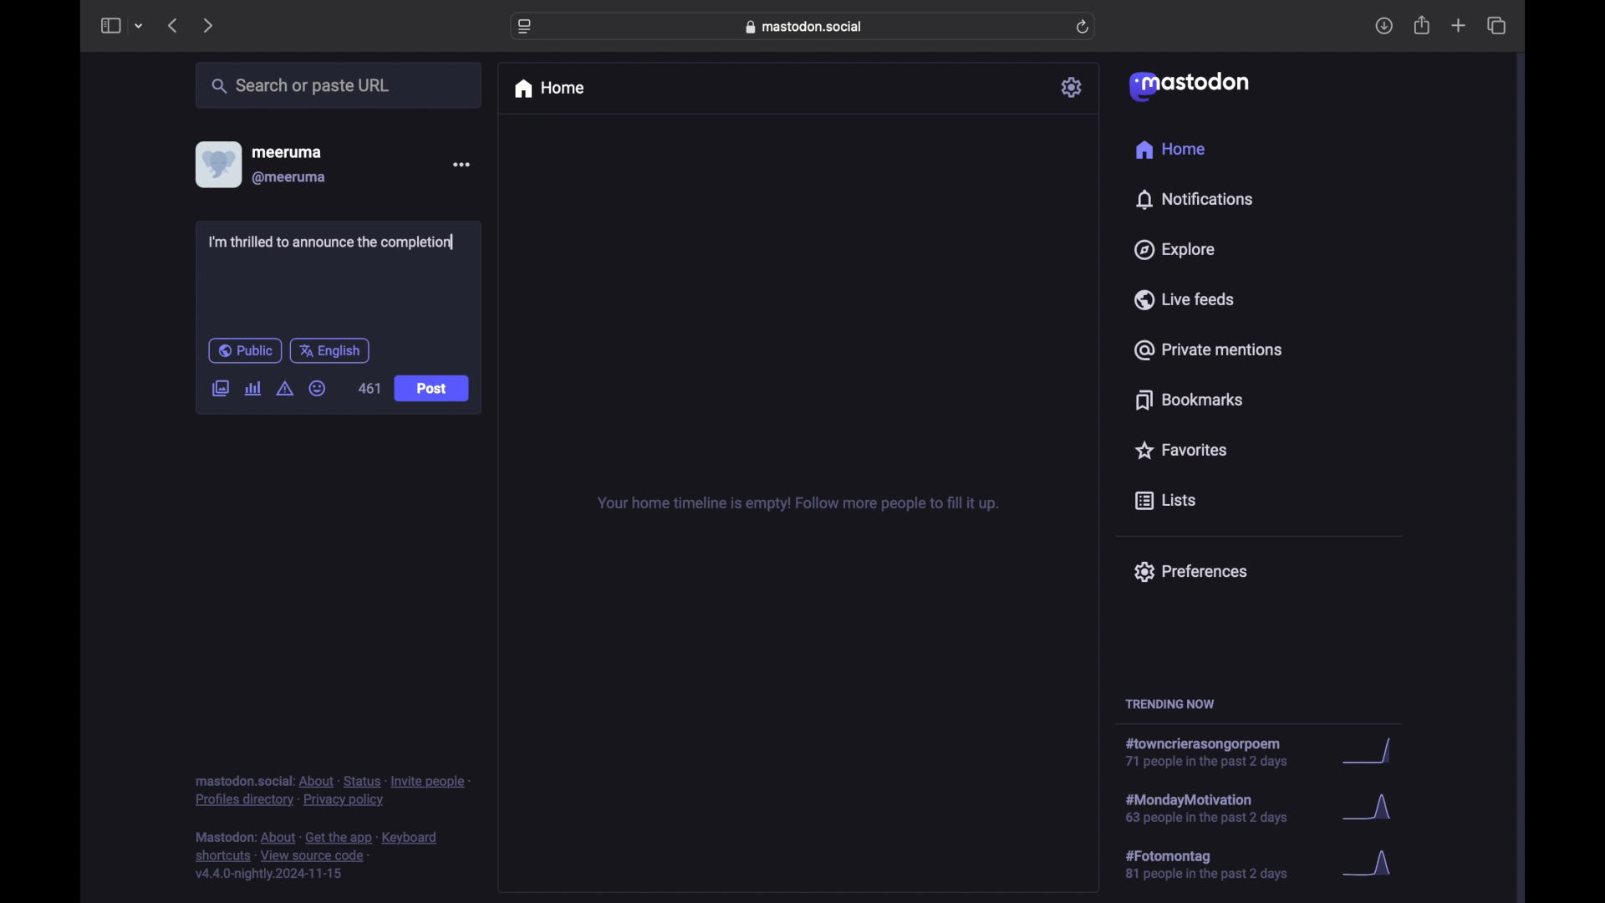 The height and width of the screenshot is (903, 1605). I want to click on add content warning, so click(287, 389).